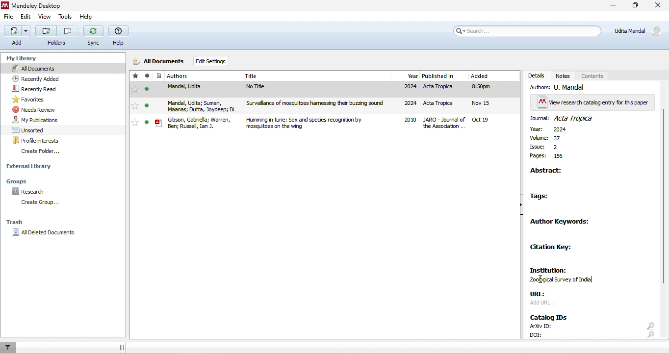 The height and width of the screenshot is (354, 669). Describe the element at coordinates (30, 166) in the screenshot. I see `external library` at that location.